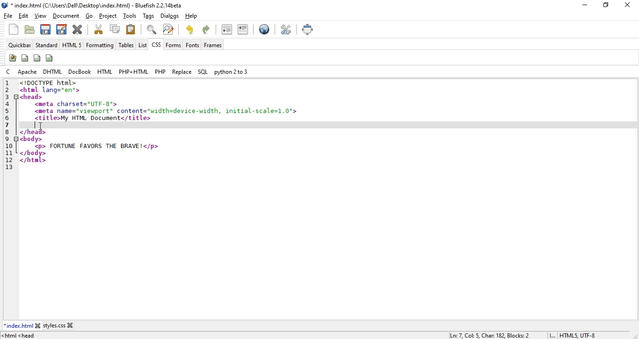 This screenshot has height=339, width=639. What do you see at coordinates (70, 325) in the screenshot?
I see `close` at bounding box center [70, 325].